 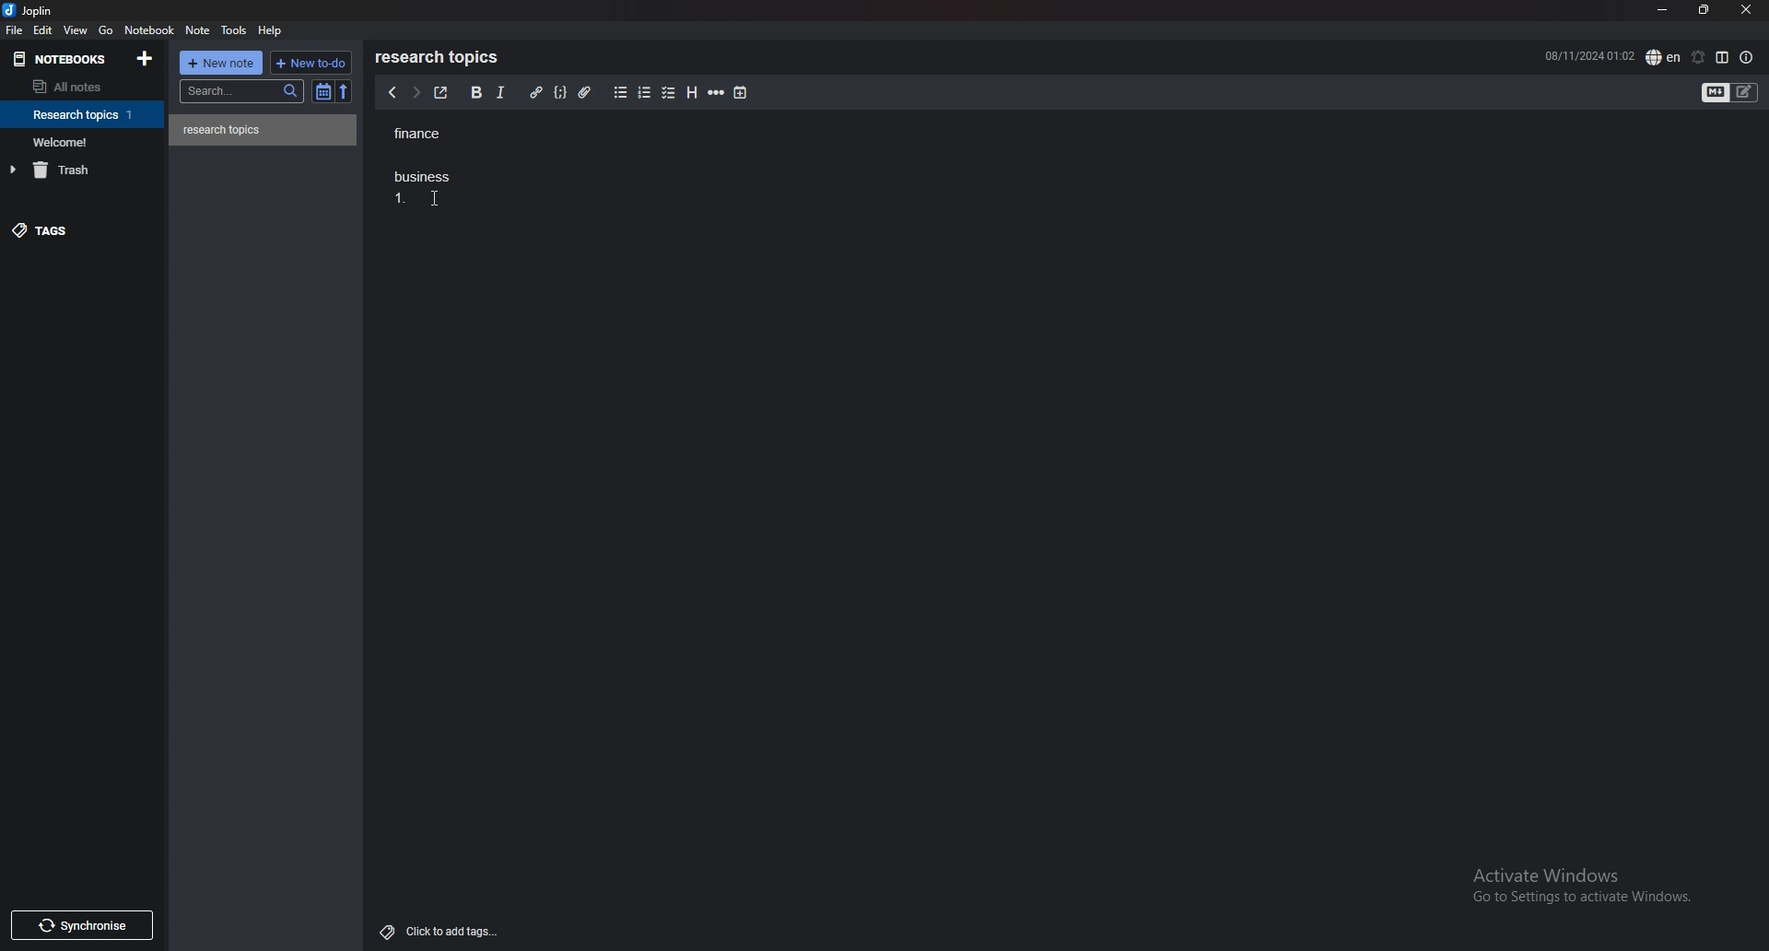 I want to click on add notebook, so click(x=144, y=58).